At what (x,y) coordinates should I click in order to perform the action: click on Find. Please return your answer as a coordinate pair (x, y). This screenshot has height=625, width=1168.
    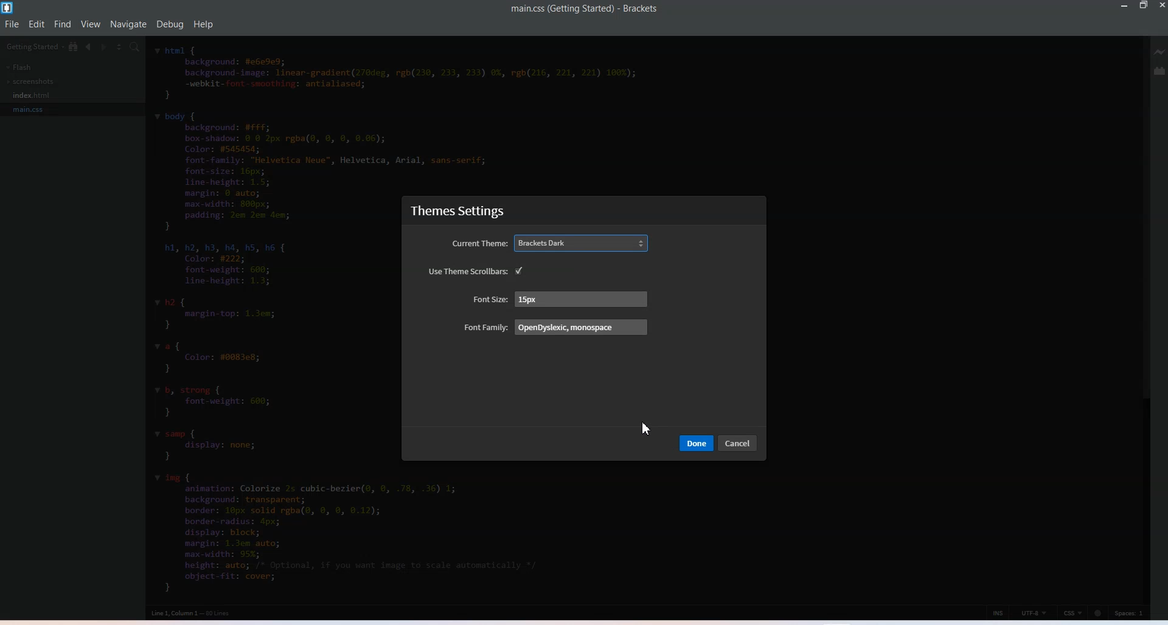
    Looking at the image, I should click on (63, 24).